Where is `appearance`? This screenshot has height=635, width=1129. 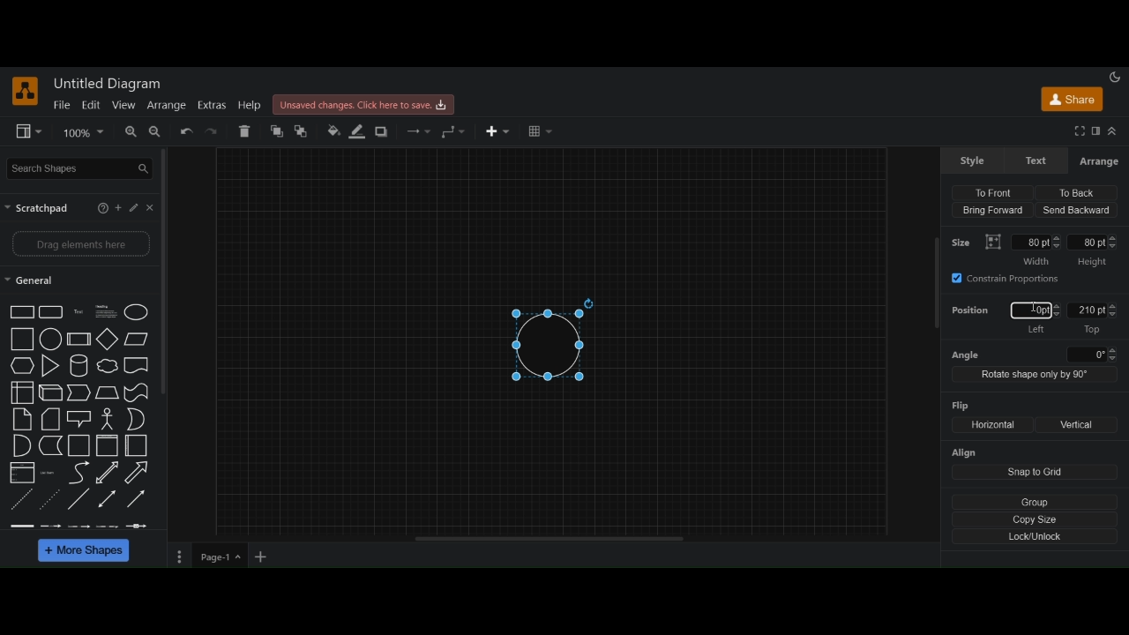
appearance is located at coordinates (1115, 76).